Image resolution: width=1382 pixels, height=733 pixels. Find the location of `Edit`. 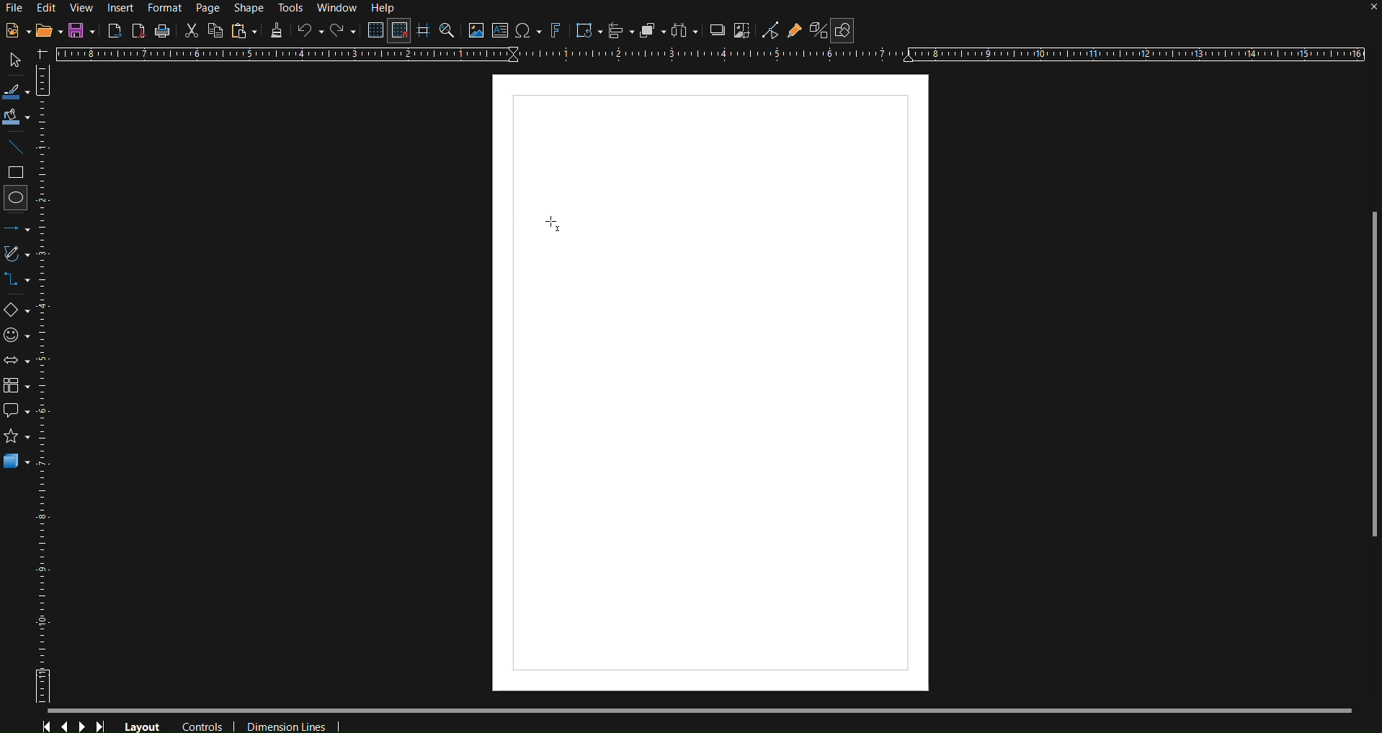

Edit is located at coordinates (47, 7).